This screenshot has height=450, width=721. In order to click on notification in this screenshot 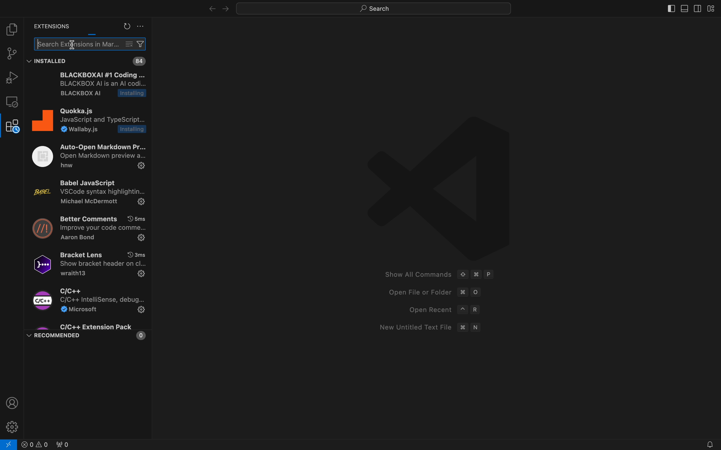, I will do `click(710, 440)`.